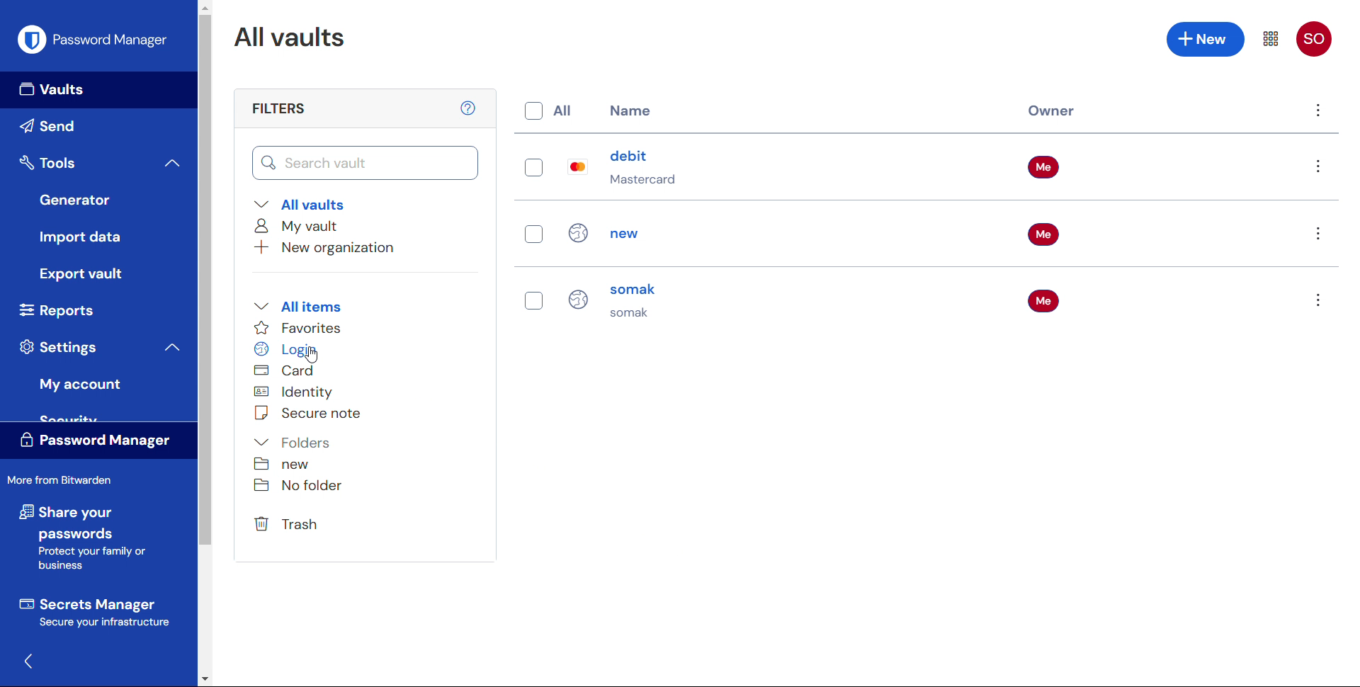 Image resolution: width=1360 pixels, height=687 pixels. Describe the element at coordinates (325, 247) in the screenshot. I see `Add new organisation ` at that location.